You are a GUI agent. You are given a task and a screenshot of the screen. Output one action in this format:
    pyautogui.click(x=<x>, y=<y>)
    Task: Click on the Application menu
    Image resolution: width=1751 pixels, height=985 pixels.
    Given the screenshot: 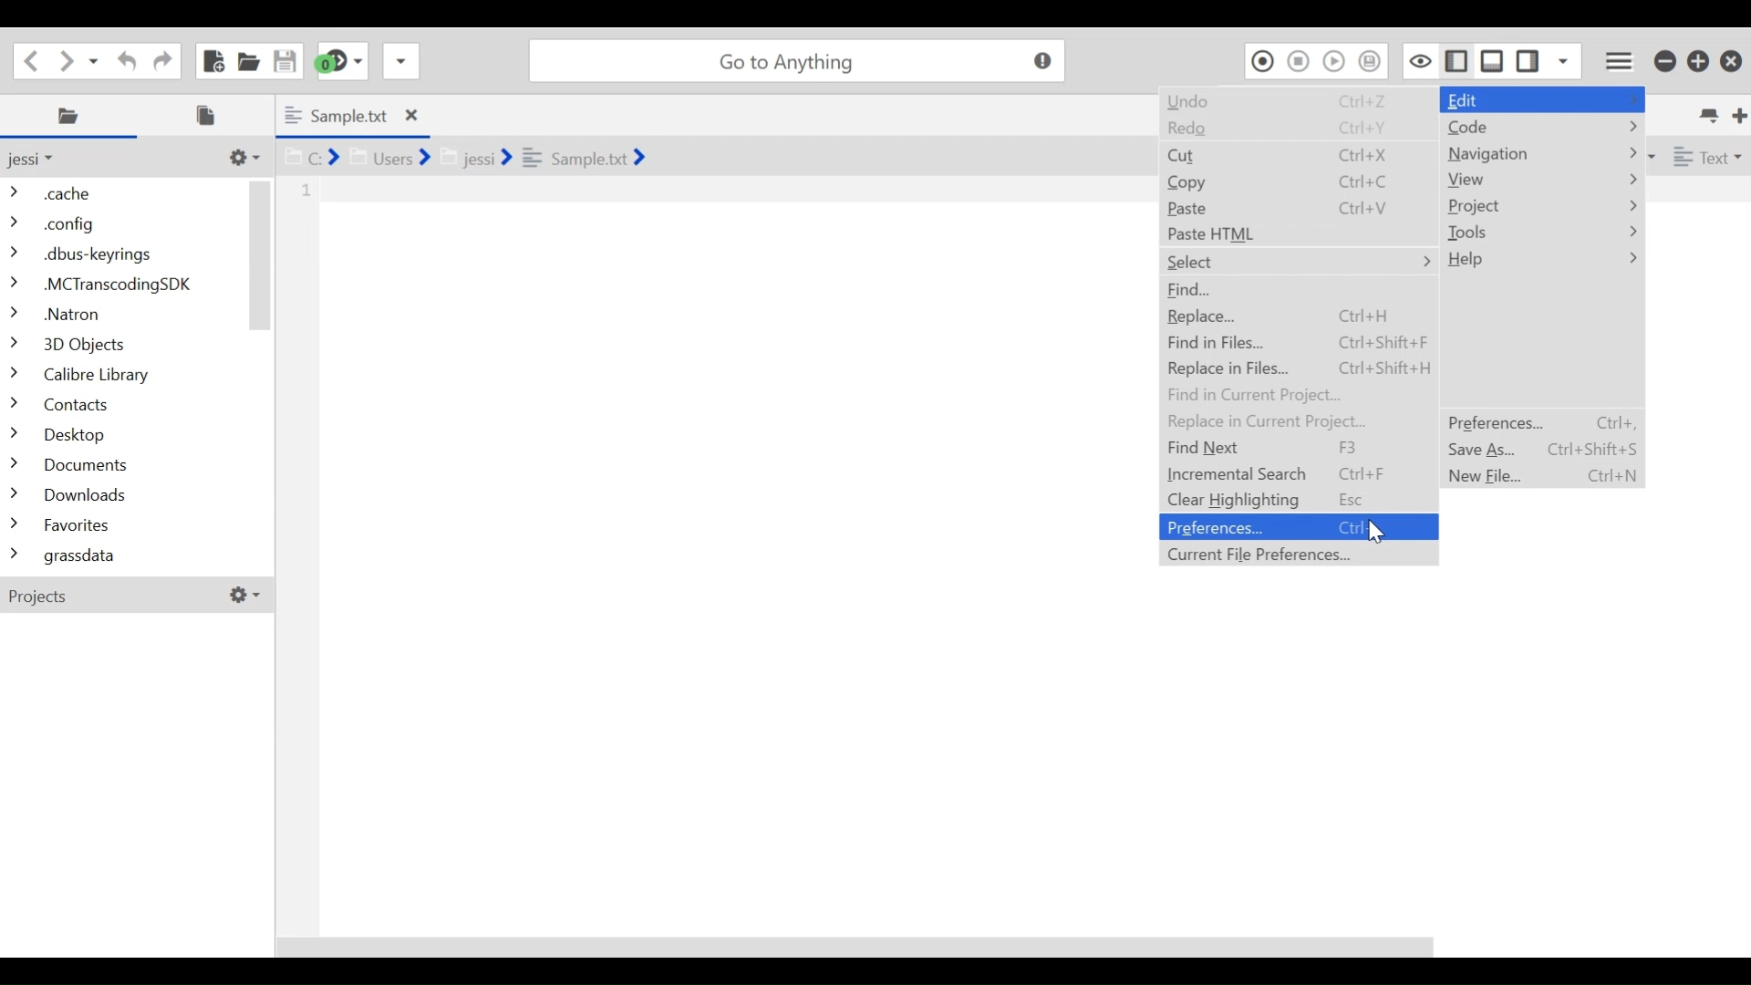 What is the action you would take?
    pyautogui.click(x=1621, y=58)
    